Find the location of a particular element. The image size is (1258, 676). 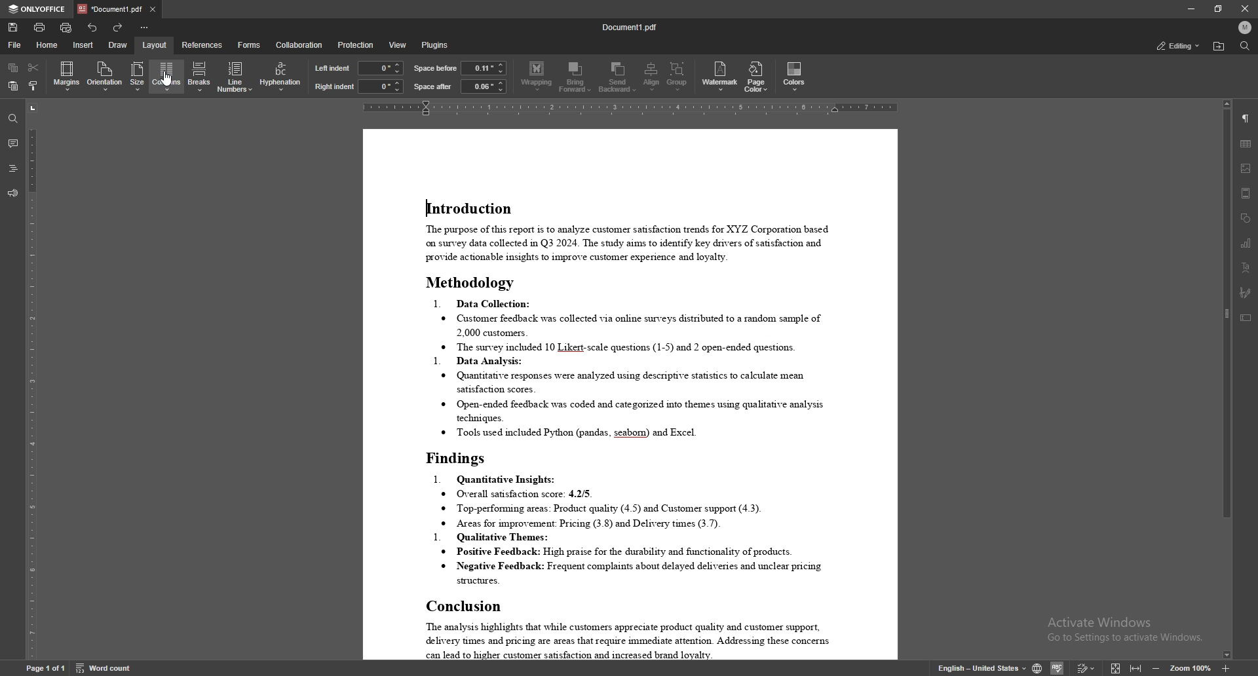

references is located at coordinates (202, 44).